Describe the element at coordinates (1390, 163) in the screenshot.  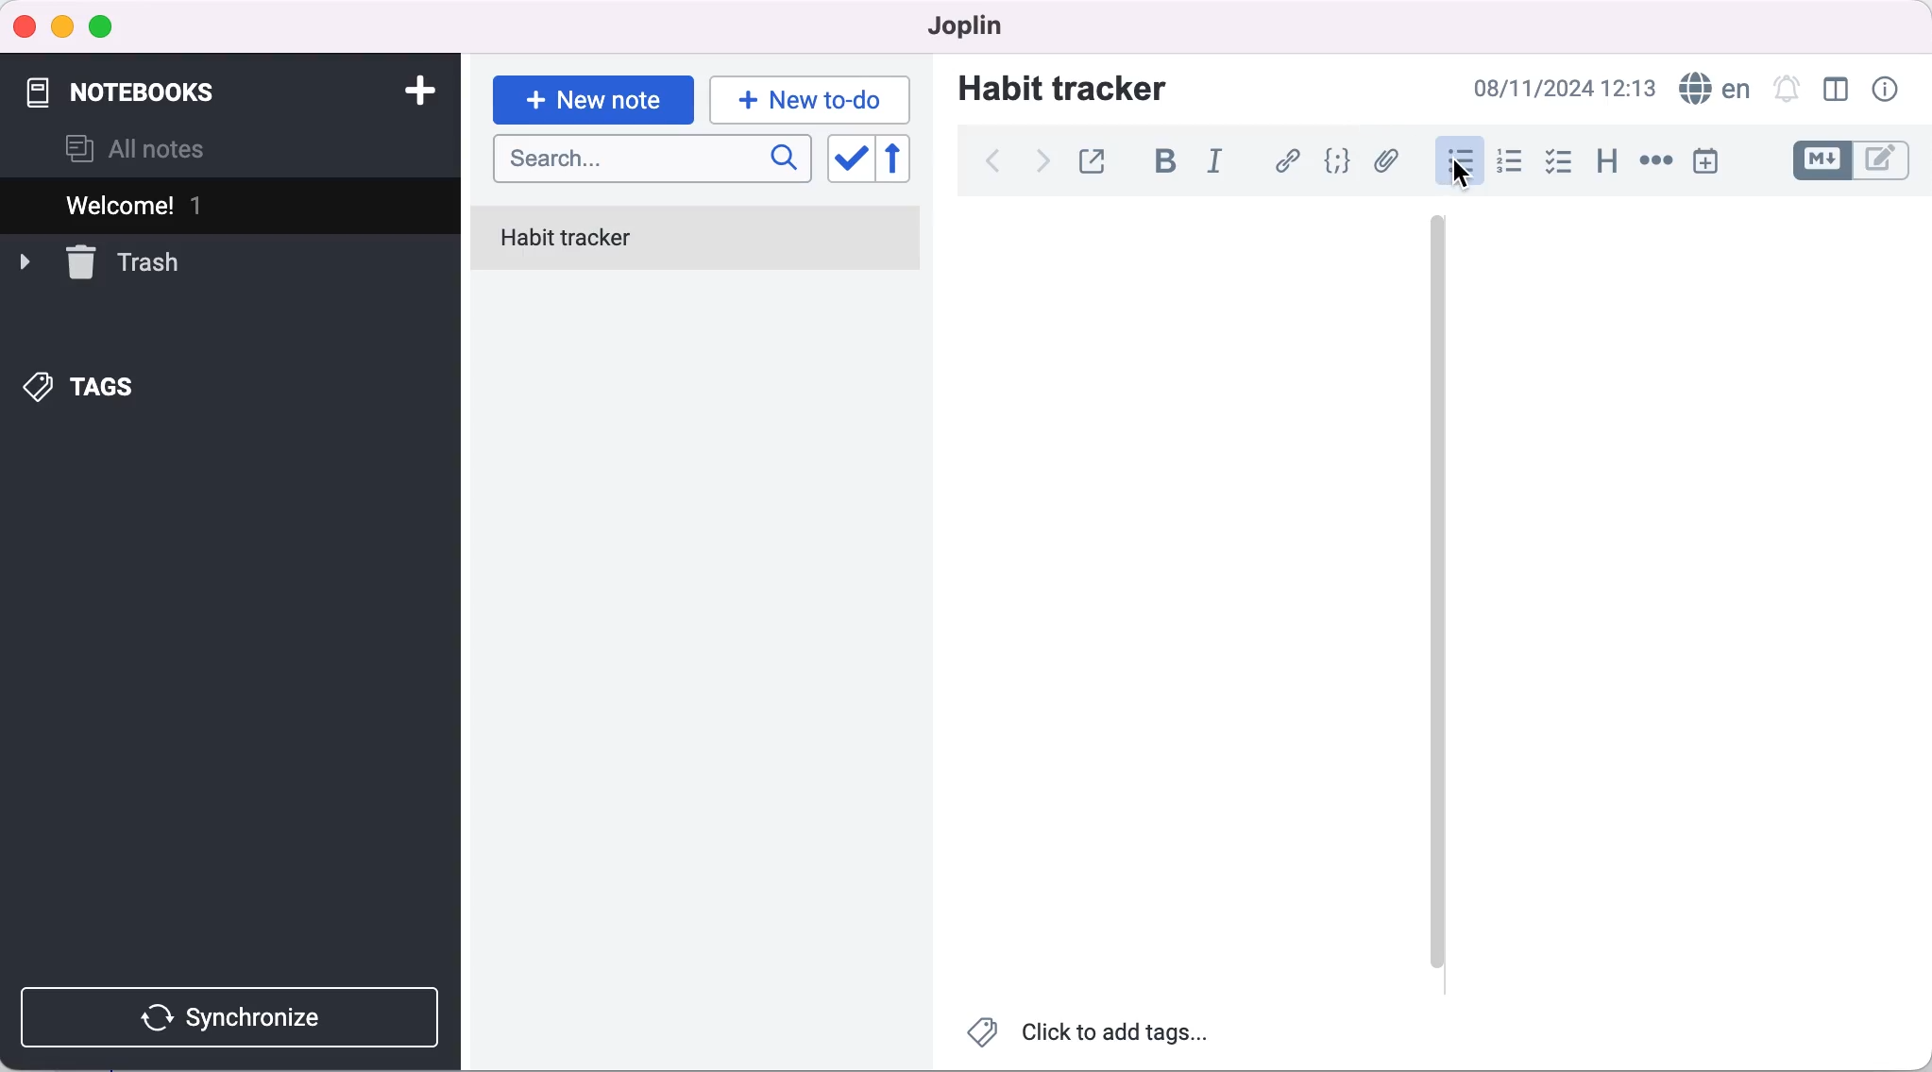
I see `add file` at that location.